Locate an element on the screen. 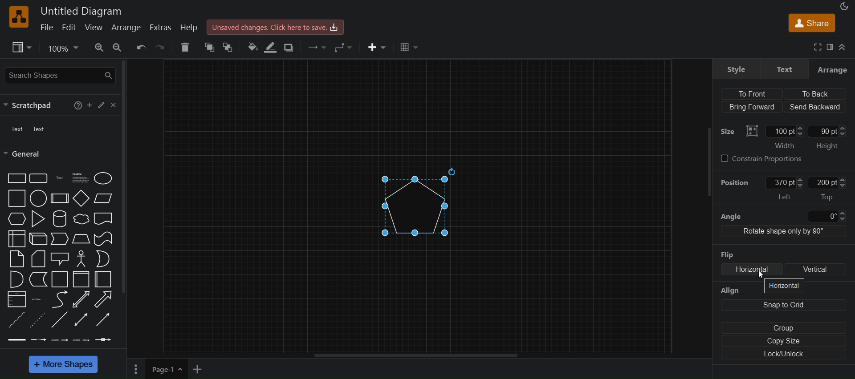 The width and height of the screenshot is (855, 379). view is located at coordinates (96, 27).